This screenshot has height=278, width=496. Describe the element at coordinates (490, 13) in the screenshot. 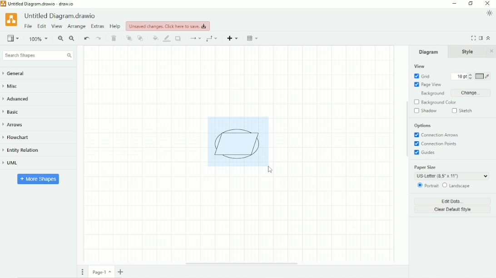

I see `Appearance` at that location.